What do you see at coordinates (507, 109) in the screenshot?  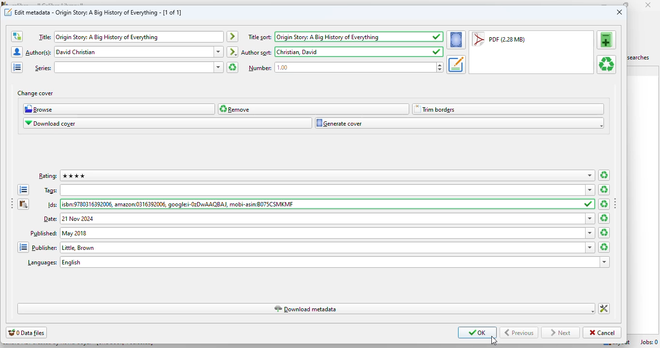 I see `trim borders` at bounding box center [507, 109].